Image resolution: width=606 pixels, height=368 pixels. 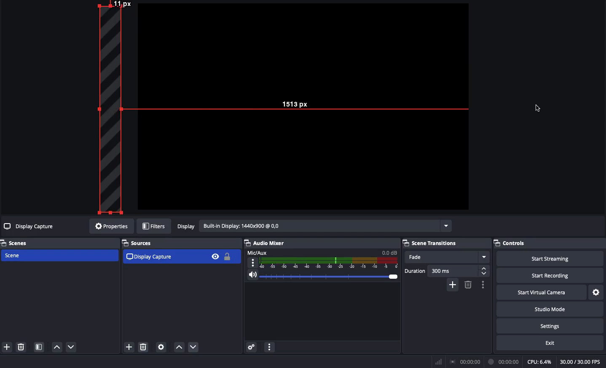 I want to click on Move down, so click(x=72, y=347).